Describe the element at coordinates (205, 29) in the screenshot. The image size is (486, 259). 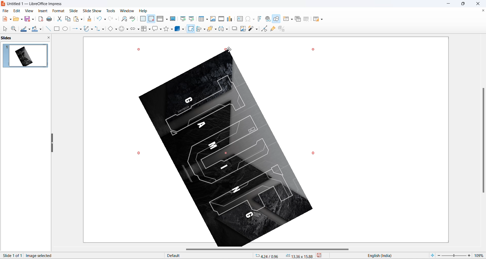
I see `align options` at that location.